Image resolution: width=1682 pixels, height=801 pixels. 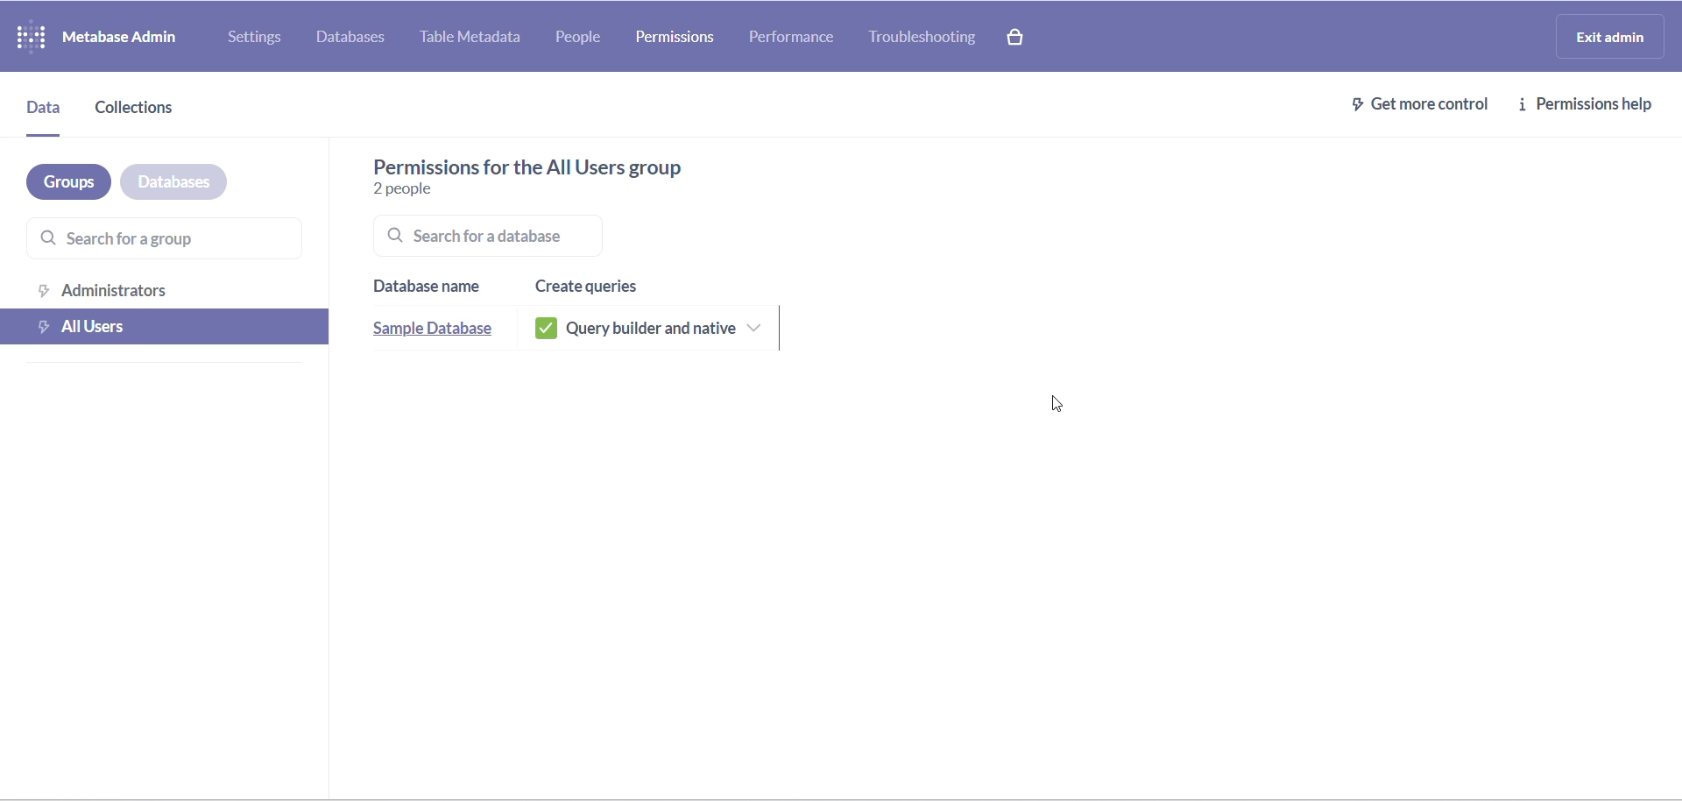 What do you see at coordinates (600, 282) in the screenshot?
I see `create queries` at bounding box center [600, 282].